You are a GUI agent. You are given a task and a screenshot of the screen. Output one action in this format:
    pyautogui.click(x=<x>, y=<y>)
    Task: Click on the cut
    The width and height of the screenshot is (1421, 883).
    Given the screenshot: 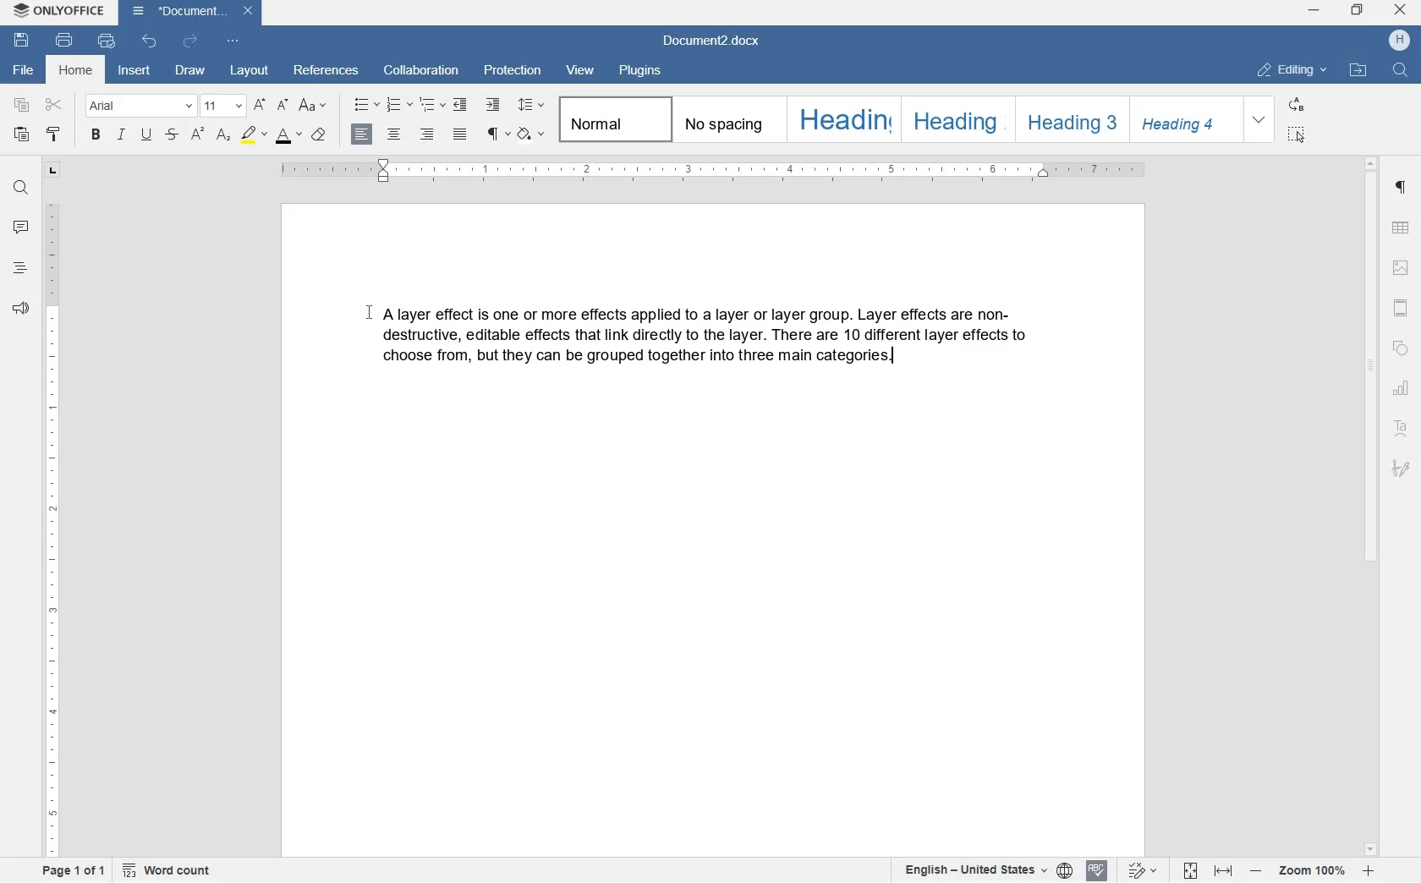 What is the action you would take?
    pyautogui.click(x=54, y=106)
    